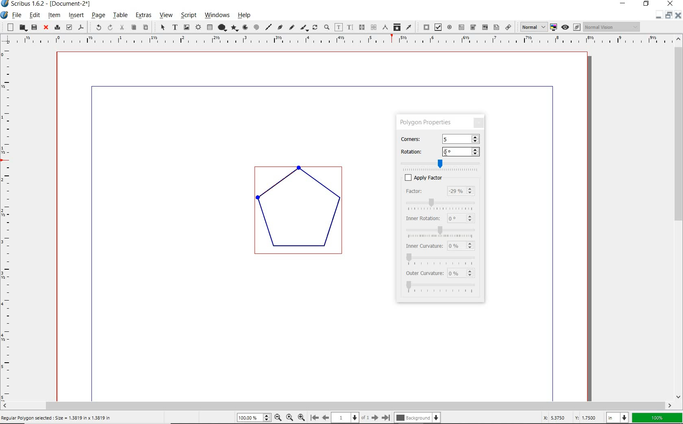  What do you see at coordinates (22, 28) in the screenshot?
I see `open` at bounding box center [22, 28].